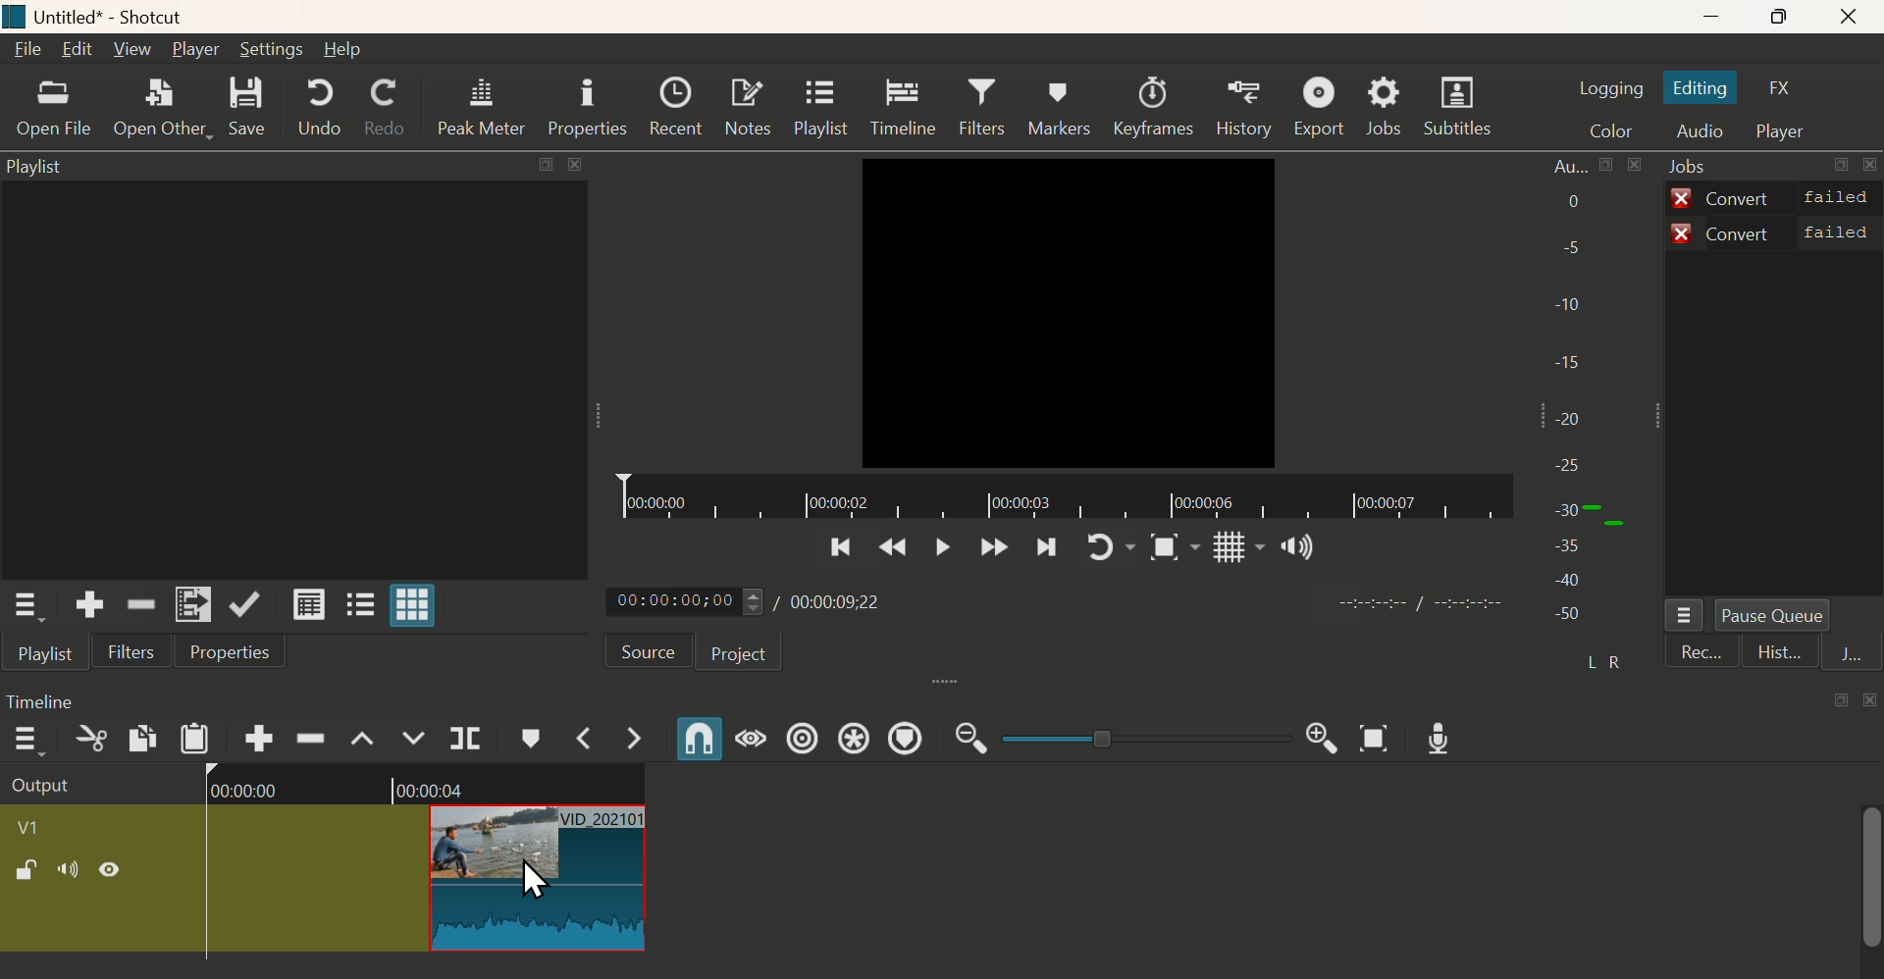  What do you see at coordinates (78, 53) in the screenshot?
I see `Edit` at bounding box center [78, 53].